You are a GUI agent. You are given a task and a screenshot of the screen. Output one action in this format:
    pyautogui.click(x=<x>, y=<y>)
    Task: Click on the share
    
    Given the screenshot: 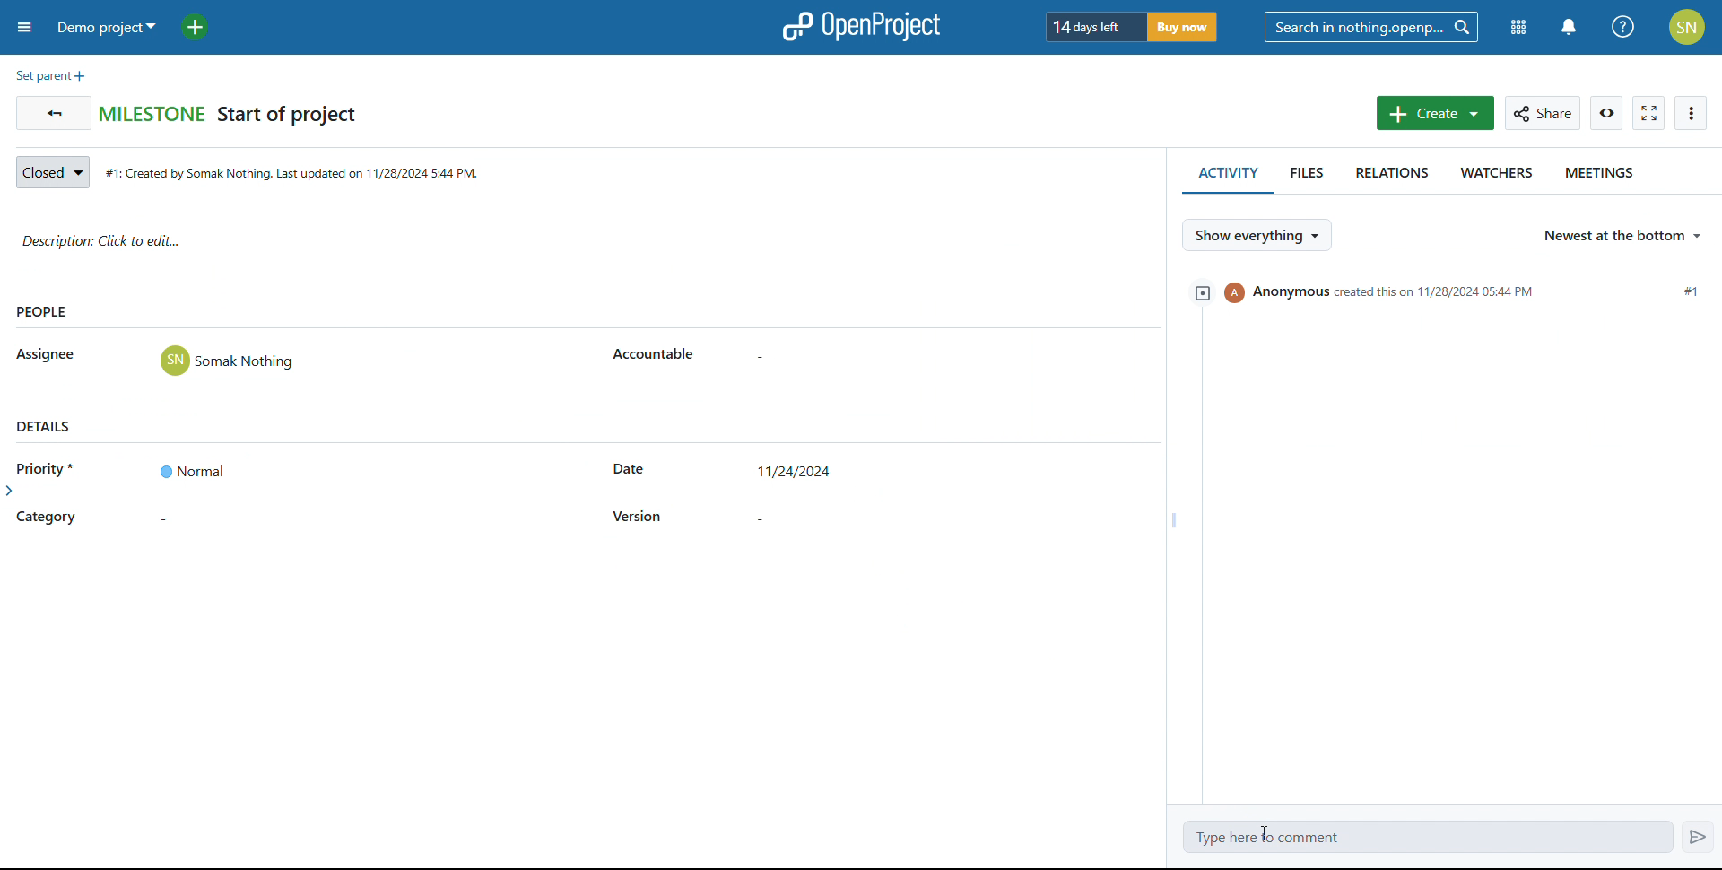 What is the action you would take?
    pyautogui.click(x=1543, y=114)
    